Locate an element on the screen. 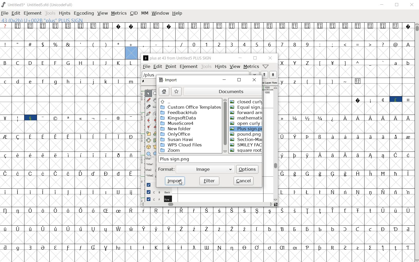 The height and width of the screenshot is (262, 419). Image is located at coordinates (210, 169).